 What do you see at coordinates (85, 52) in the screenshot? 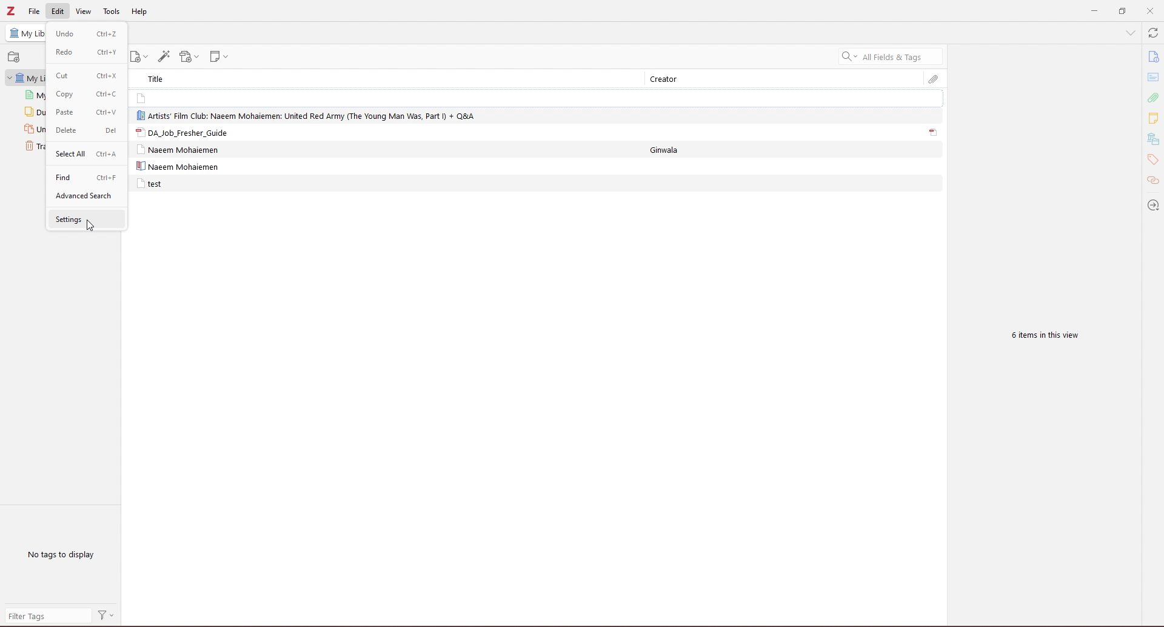
I see `redo` at bounding box center [85, 52].